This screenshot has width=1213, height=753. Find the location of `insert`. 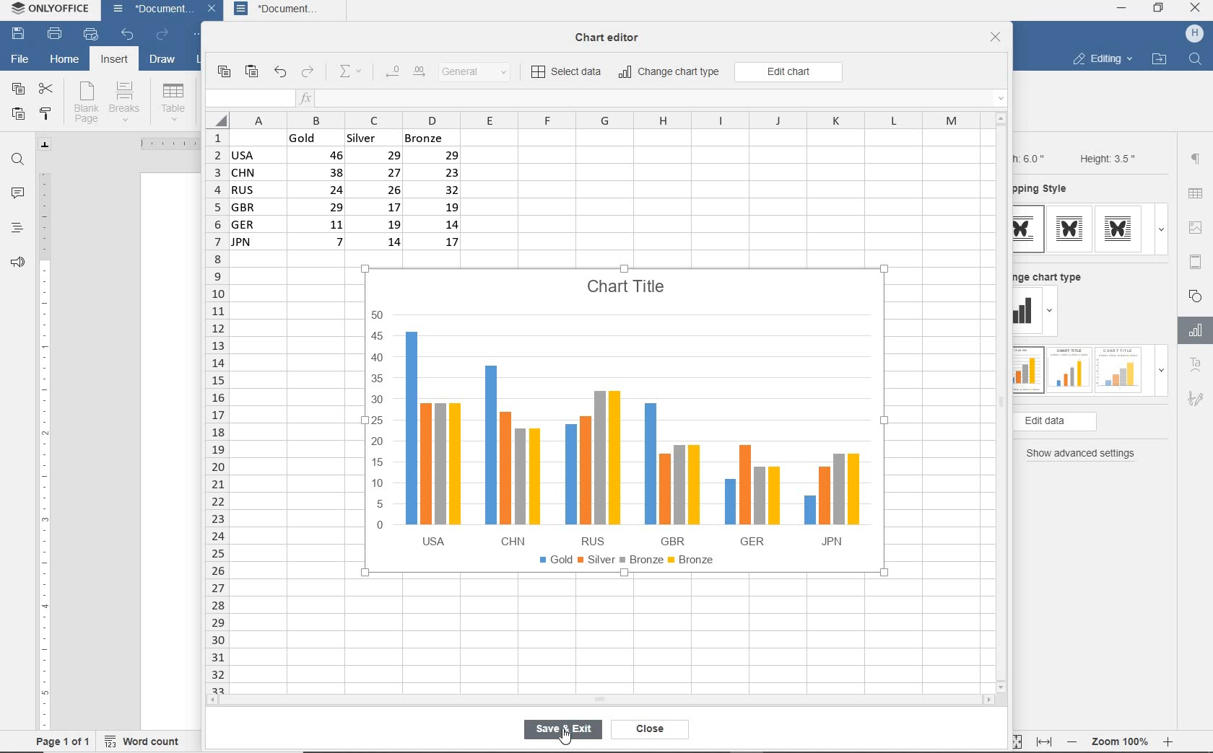

insert is located at coordinates (113, 61).